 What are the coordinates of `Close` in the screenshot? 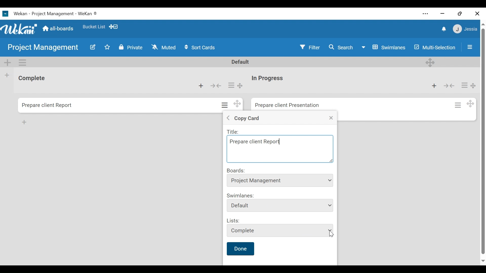 It's located at (478, 13).